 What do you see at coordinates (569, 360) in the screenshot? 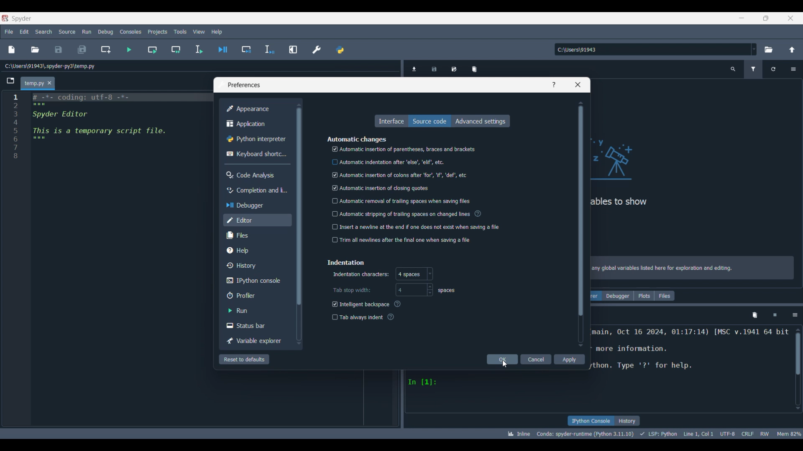
I see `Apply` at bounding box center [569, 360].